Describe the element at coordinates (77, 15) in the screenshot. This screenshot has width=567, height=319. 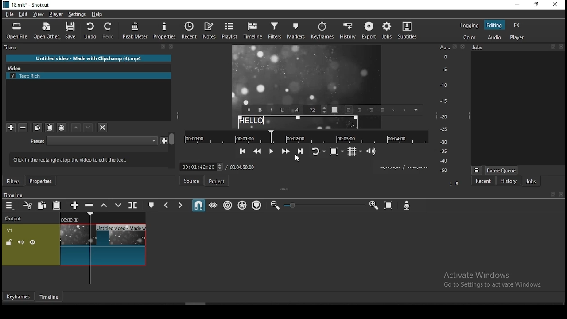
I see `settings` at that location.